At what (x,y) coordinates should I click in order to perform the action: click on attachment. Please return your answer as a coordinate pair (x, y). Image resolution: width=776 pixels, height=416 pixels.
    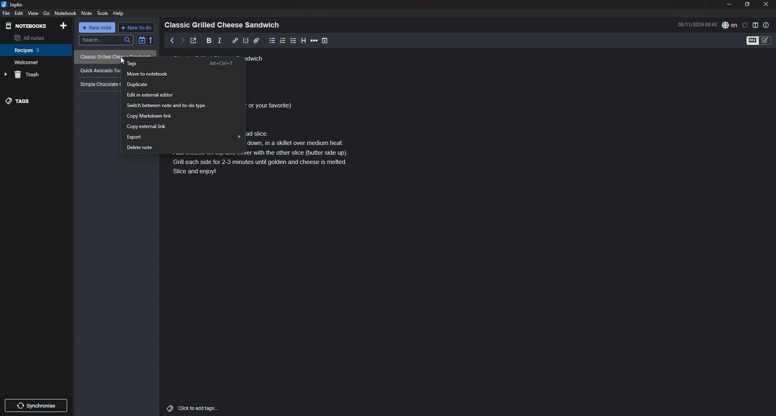
    Looking at the image, I should click on (256, 40).